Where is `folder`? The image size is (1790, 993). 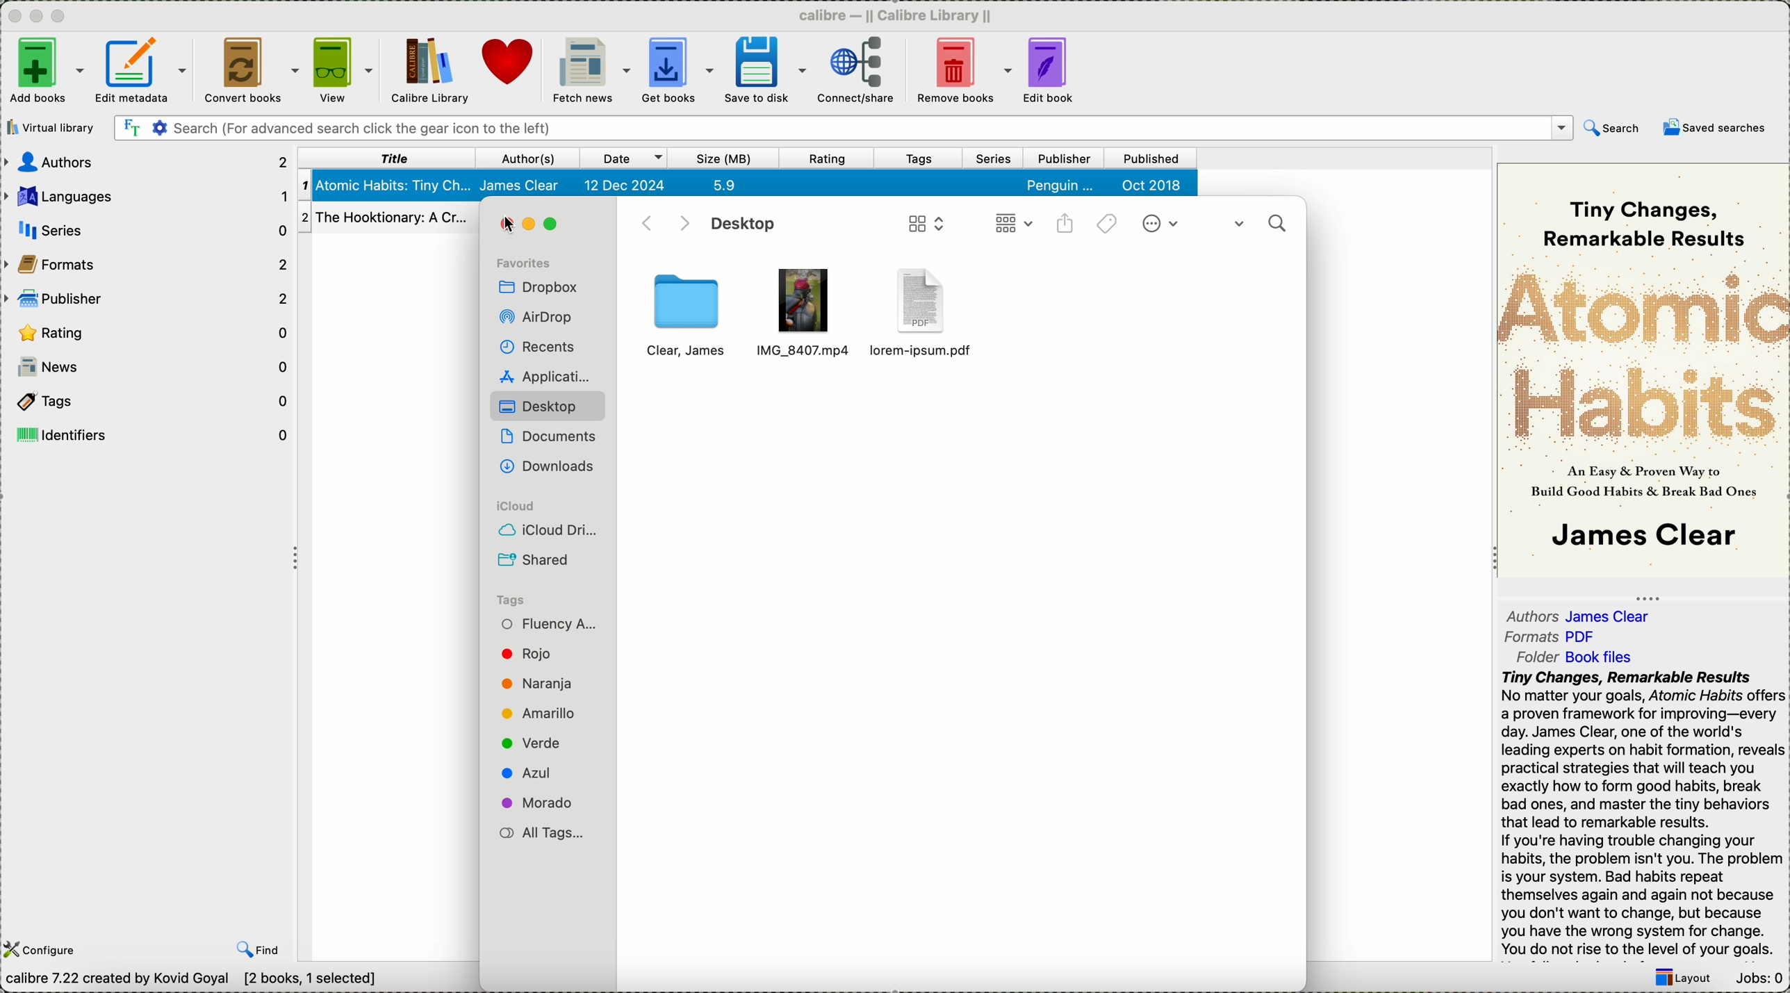
folder is located at coordinates (686, 318).